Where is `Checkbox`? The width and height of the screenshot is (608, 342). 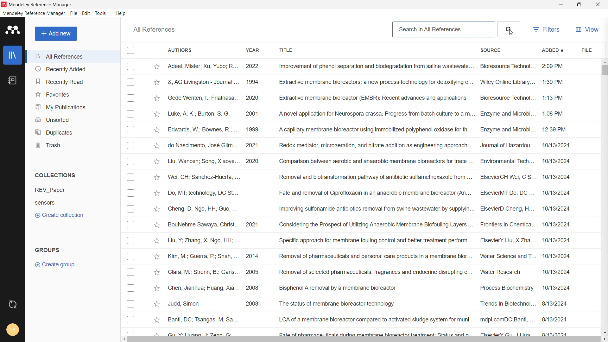 Checkbox is located at coordinates (131, 192).